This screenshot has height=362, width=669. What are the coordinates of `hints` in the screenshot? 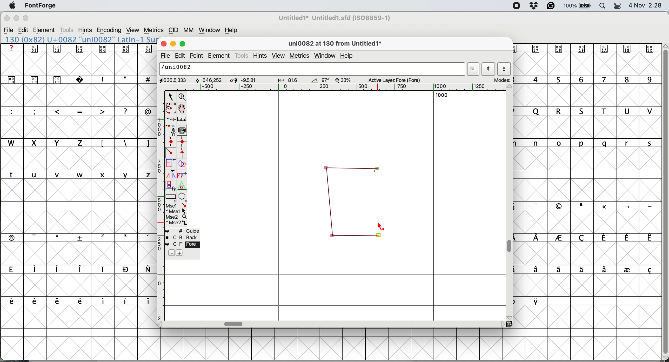 It's located at (85, 30).